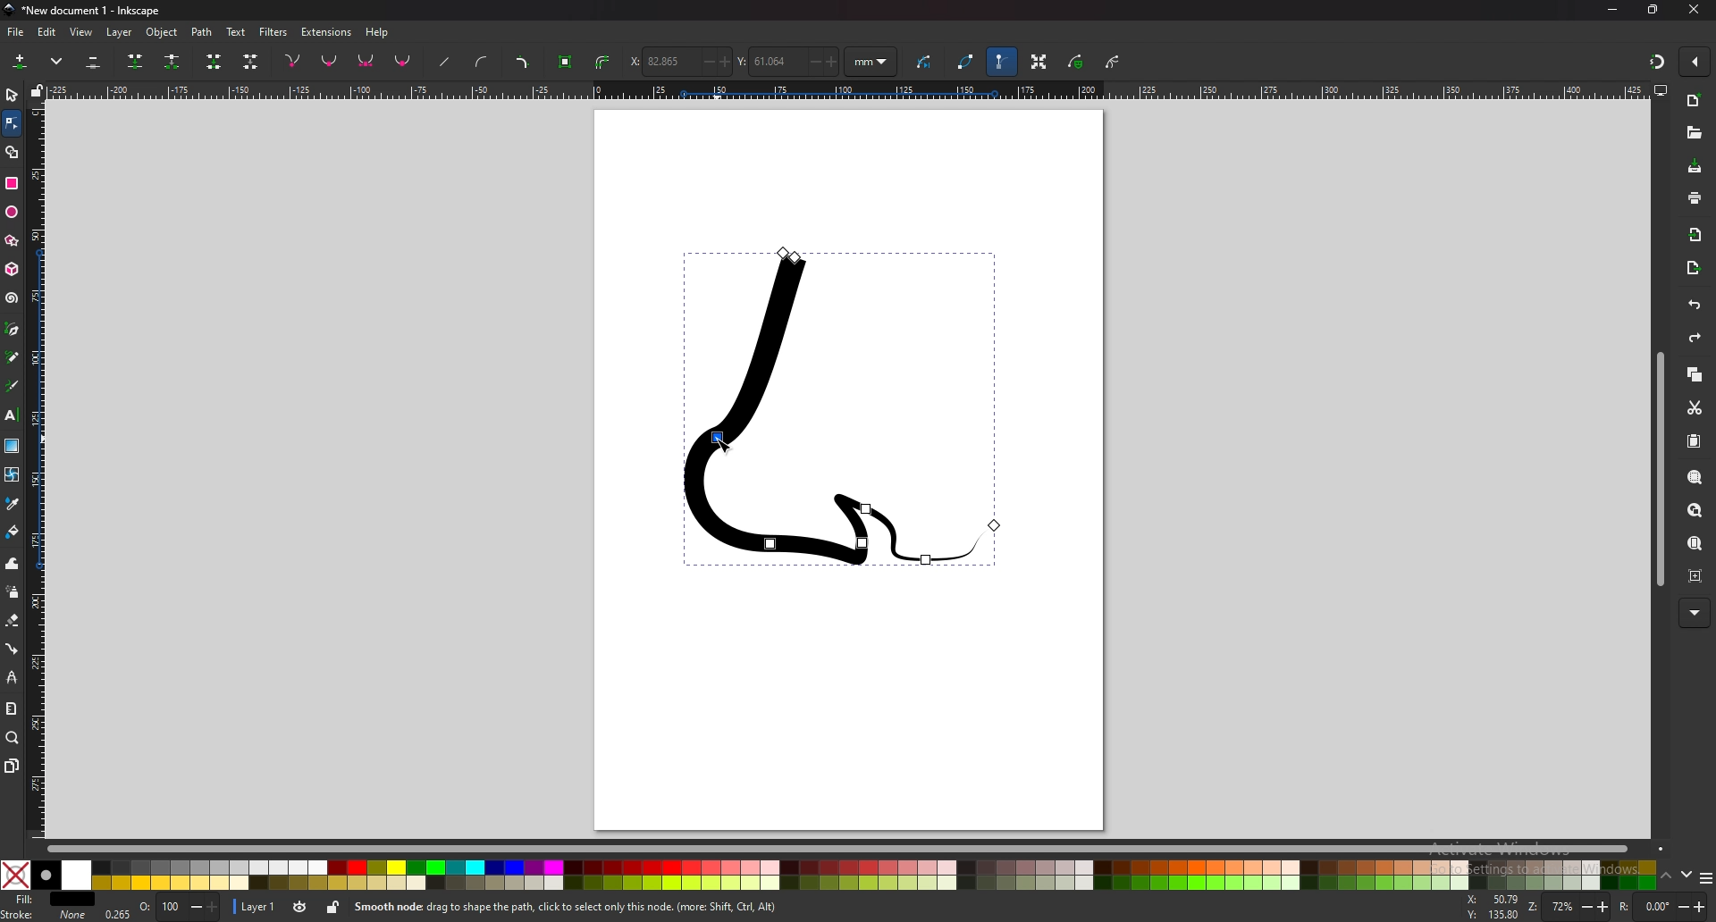 This screenshot has height=922, width=1716. I want to click on insert new nodes, so click(21, 62).